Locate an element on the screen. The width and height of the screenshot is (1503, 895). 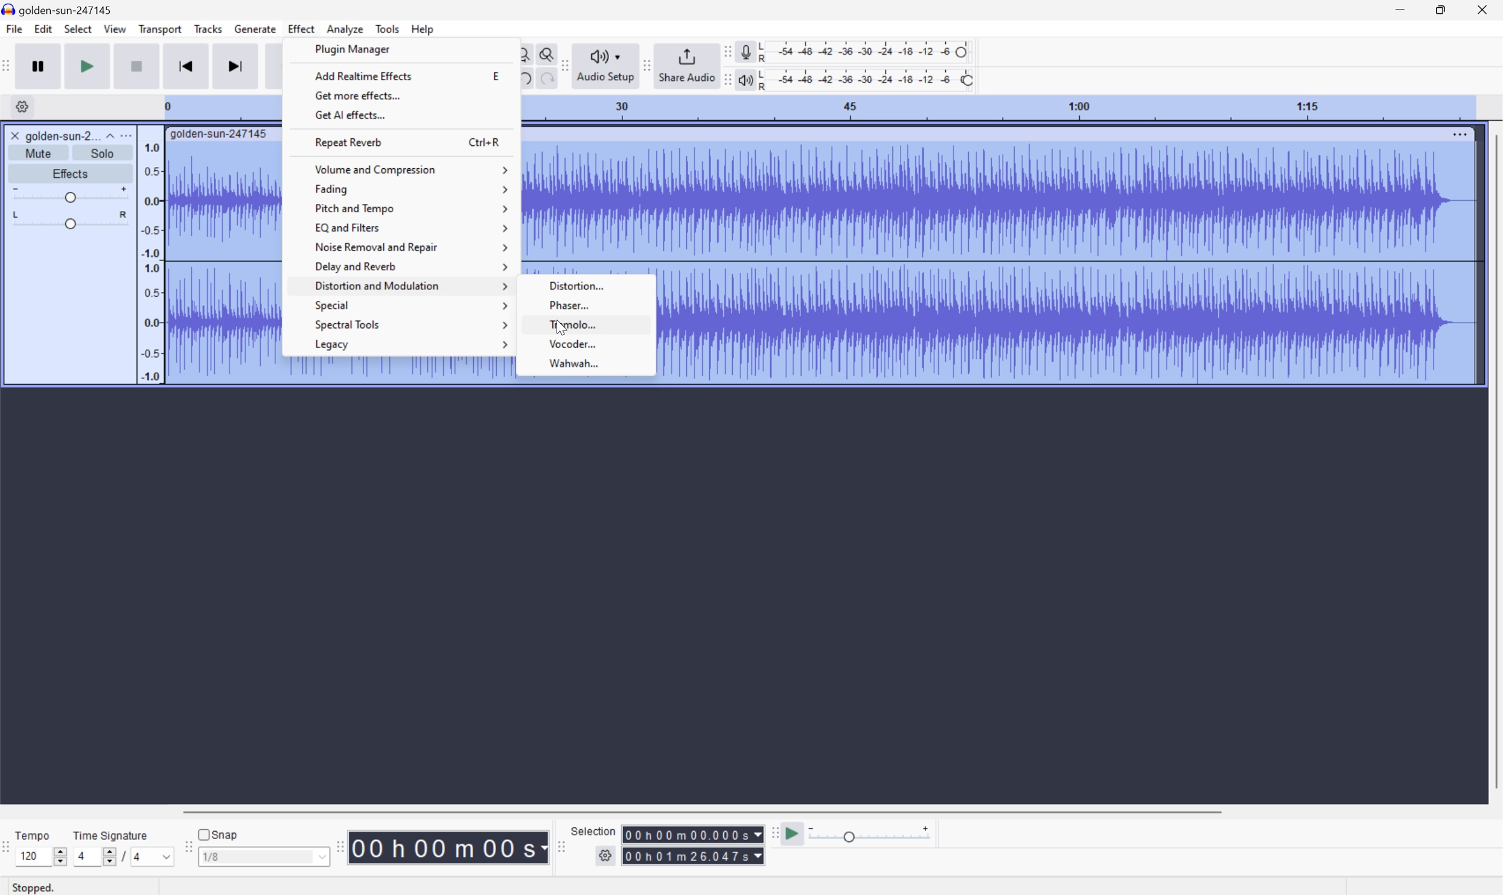
Scale is located at coordinates (998, 108).